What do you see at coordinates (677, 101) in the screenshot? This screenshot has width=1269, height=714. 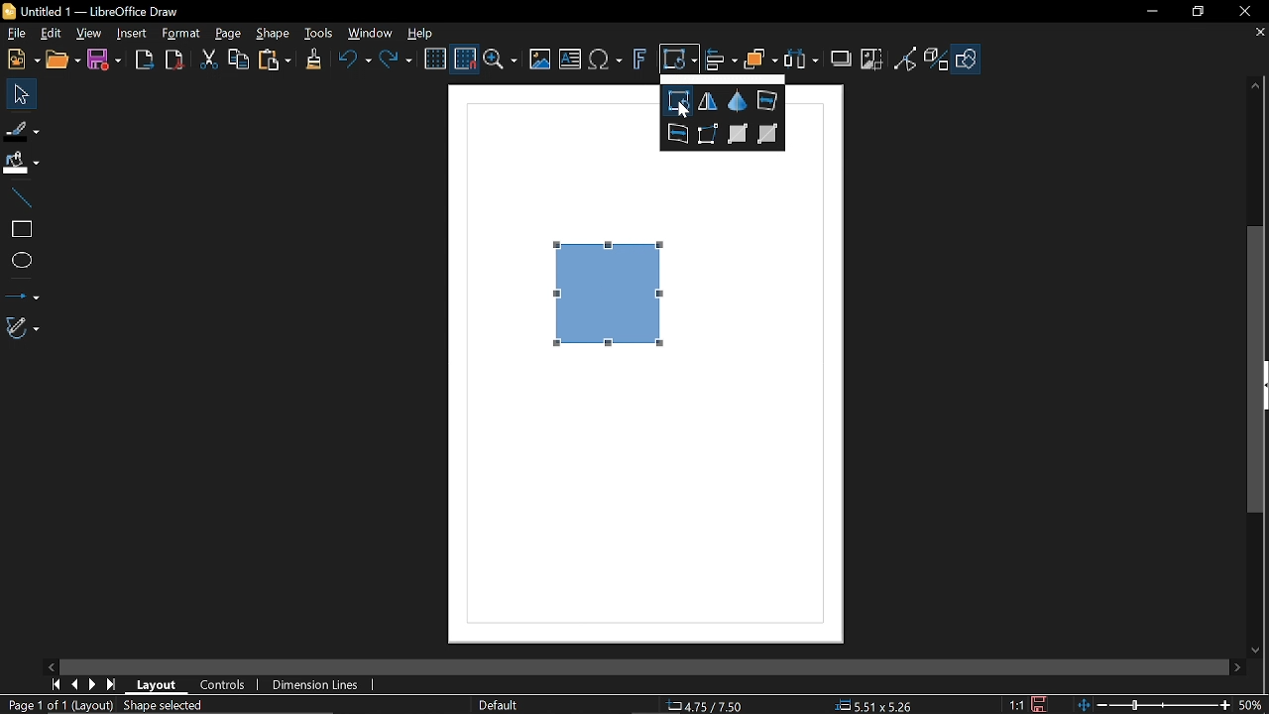 I see `ROtations` at bounding box center [677, 101].